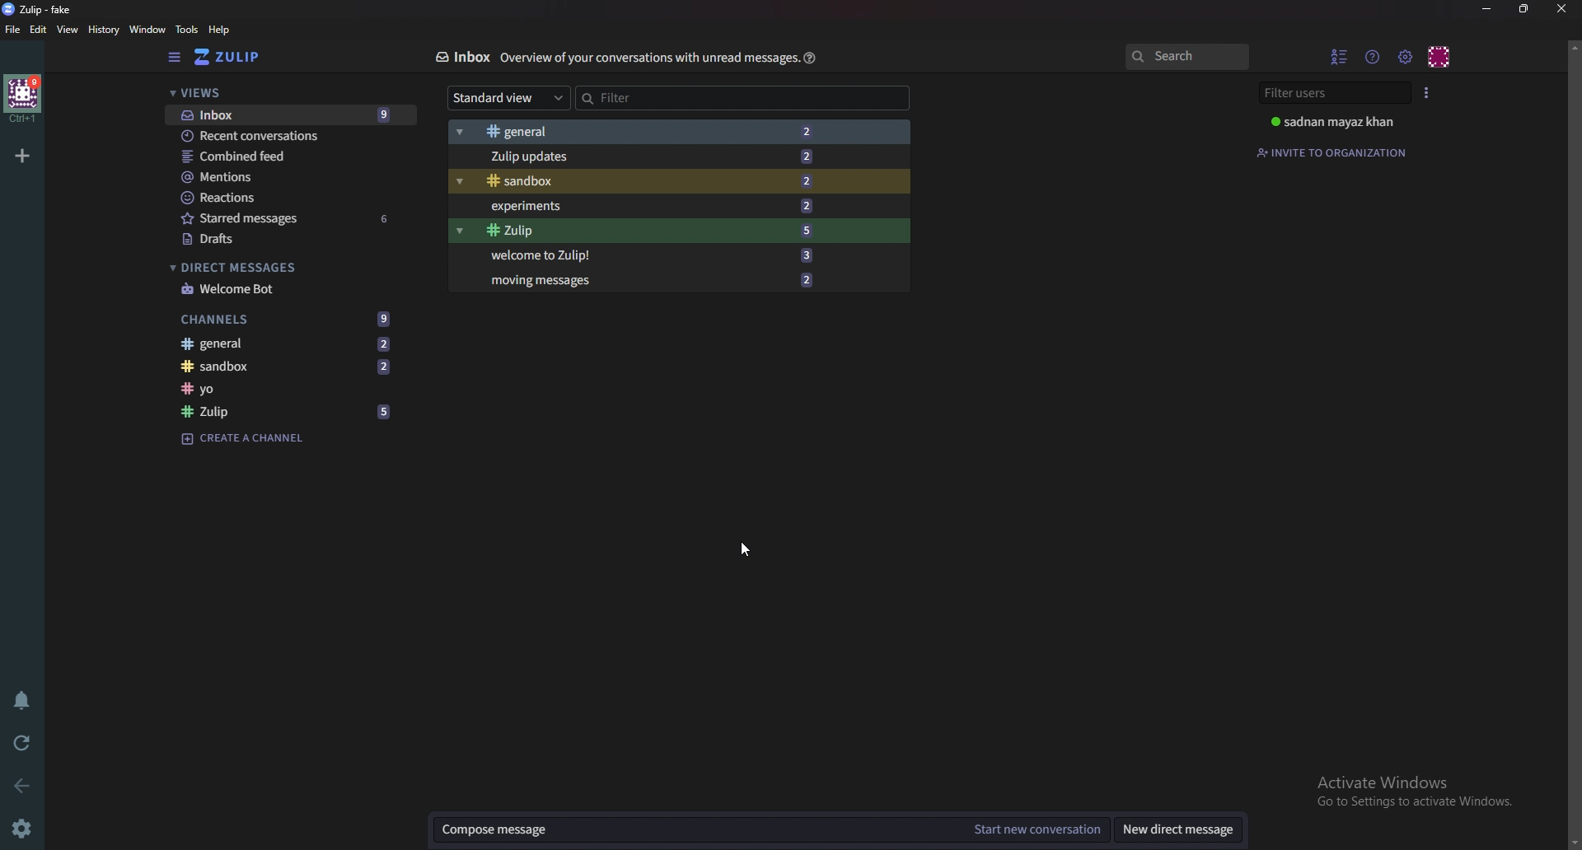 The width and height of the screenshot is (1582, 850). I want to click on view, so click(68, 30).